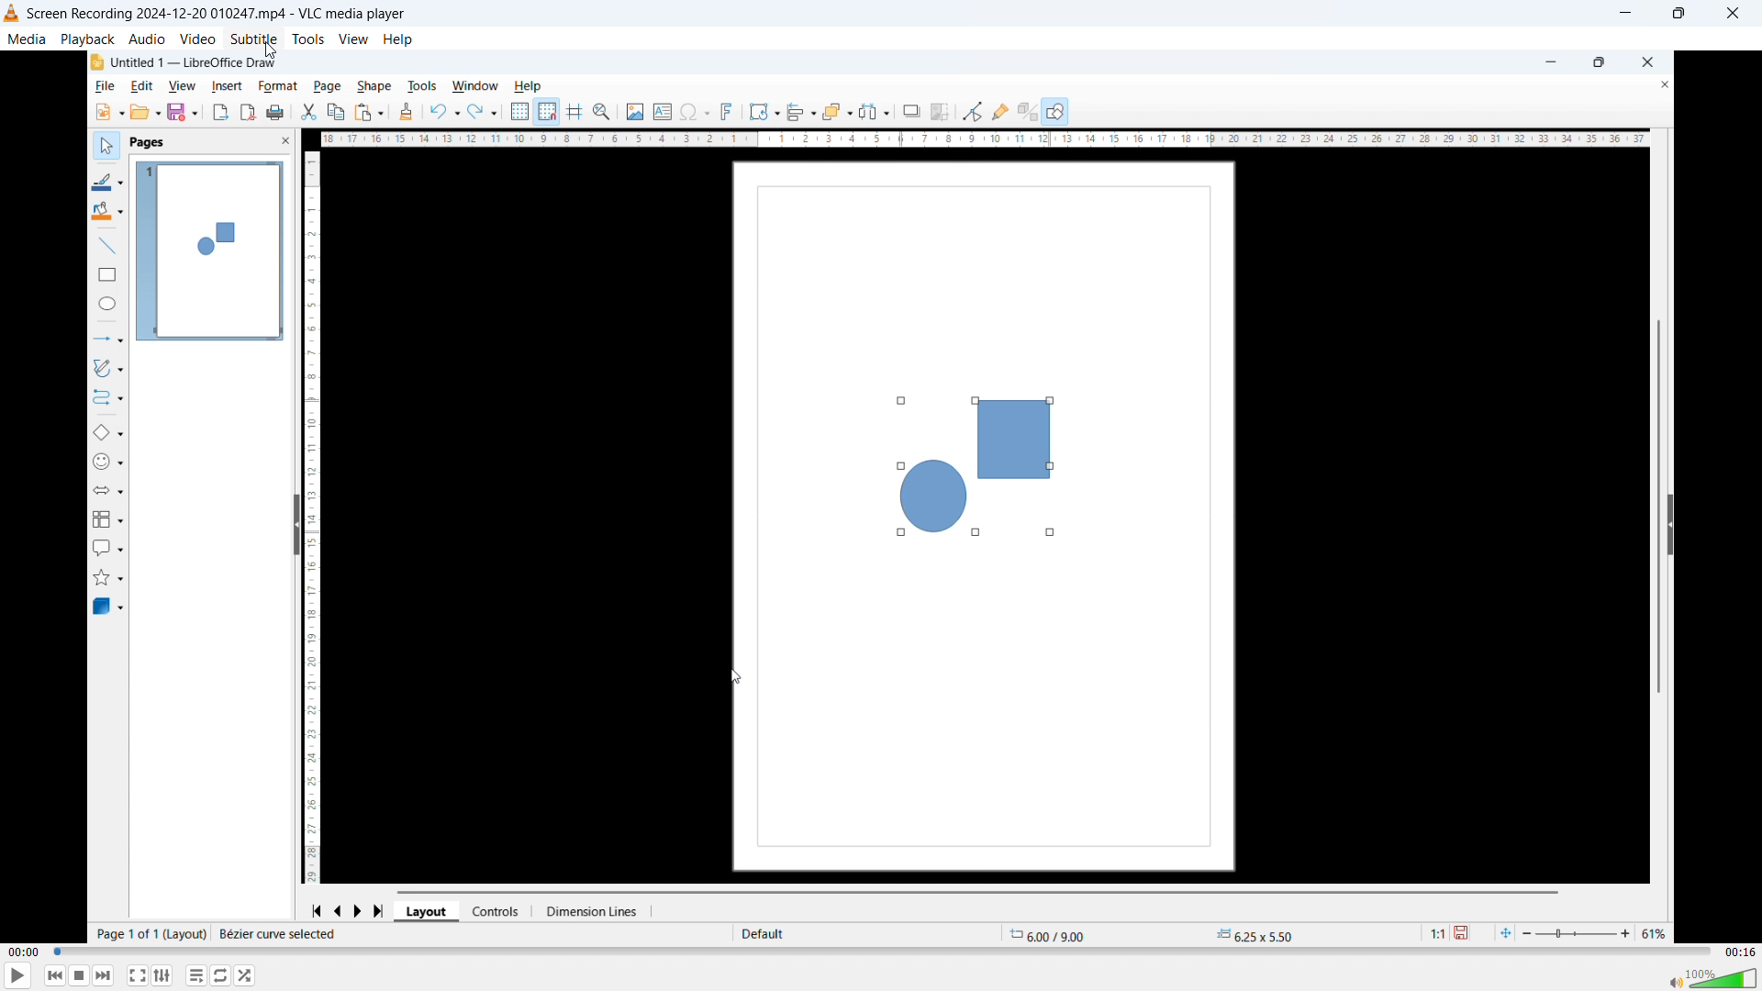 The width and height of the screenshot is (1762, 991). What do you see at coordinates (444, 111) in the screenshot?
I see `undo` at bounding box center [444, 111].